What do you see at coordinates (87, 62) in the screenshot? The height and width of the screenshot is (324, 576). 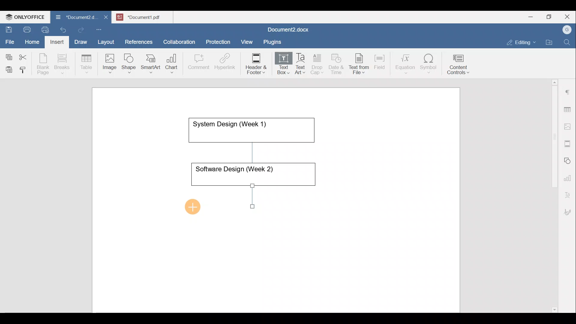 I see `Table` at bounding box center [87, 62].